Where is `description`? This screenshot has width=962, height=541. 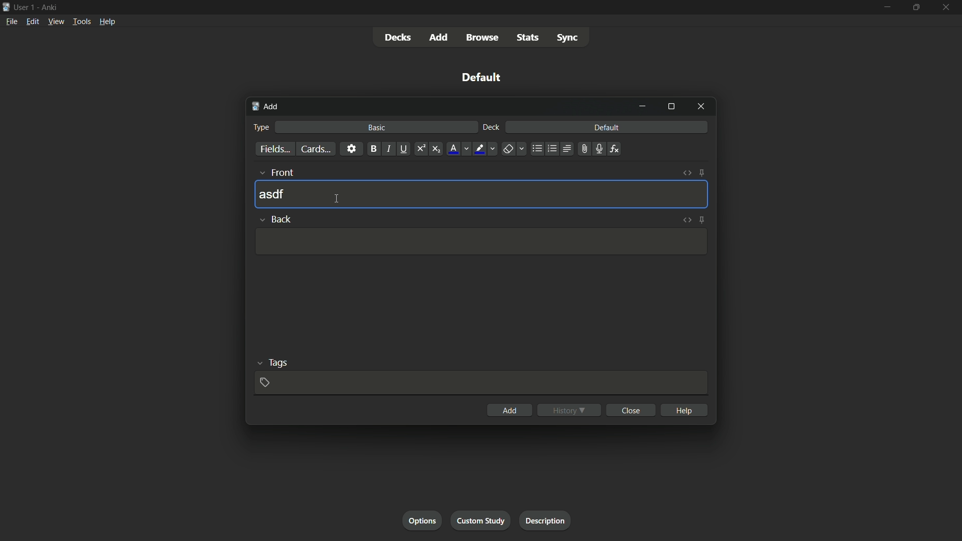 description is located at coordinates (546, 520).